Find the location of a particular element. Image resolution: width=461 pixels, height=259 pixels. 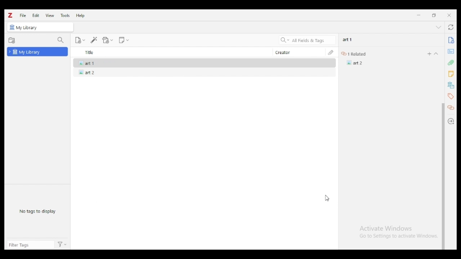

creator is located at coordinates (297, 52).